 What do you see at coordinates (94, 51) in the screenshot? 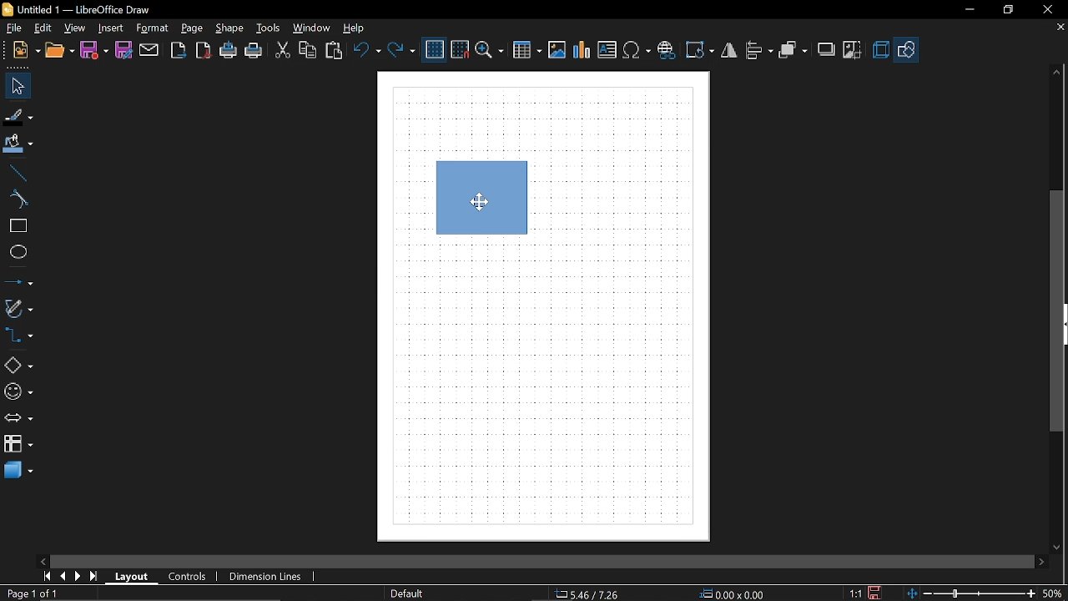
I see `Save` at bounding box center [94, 51].